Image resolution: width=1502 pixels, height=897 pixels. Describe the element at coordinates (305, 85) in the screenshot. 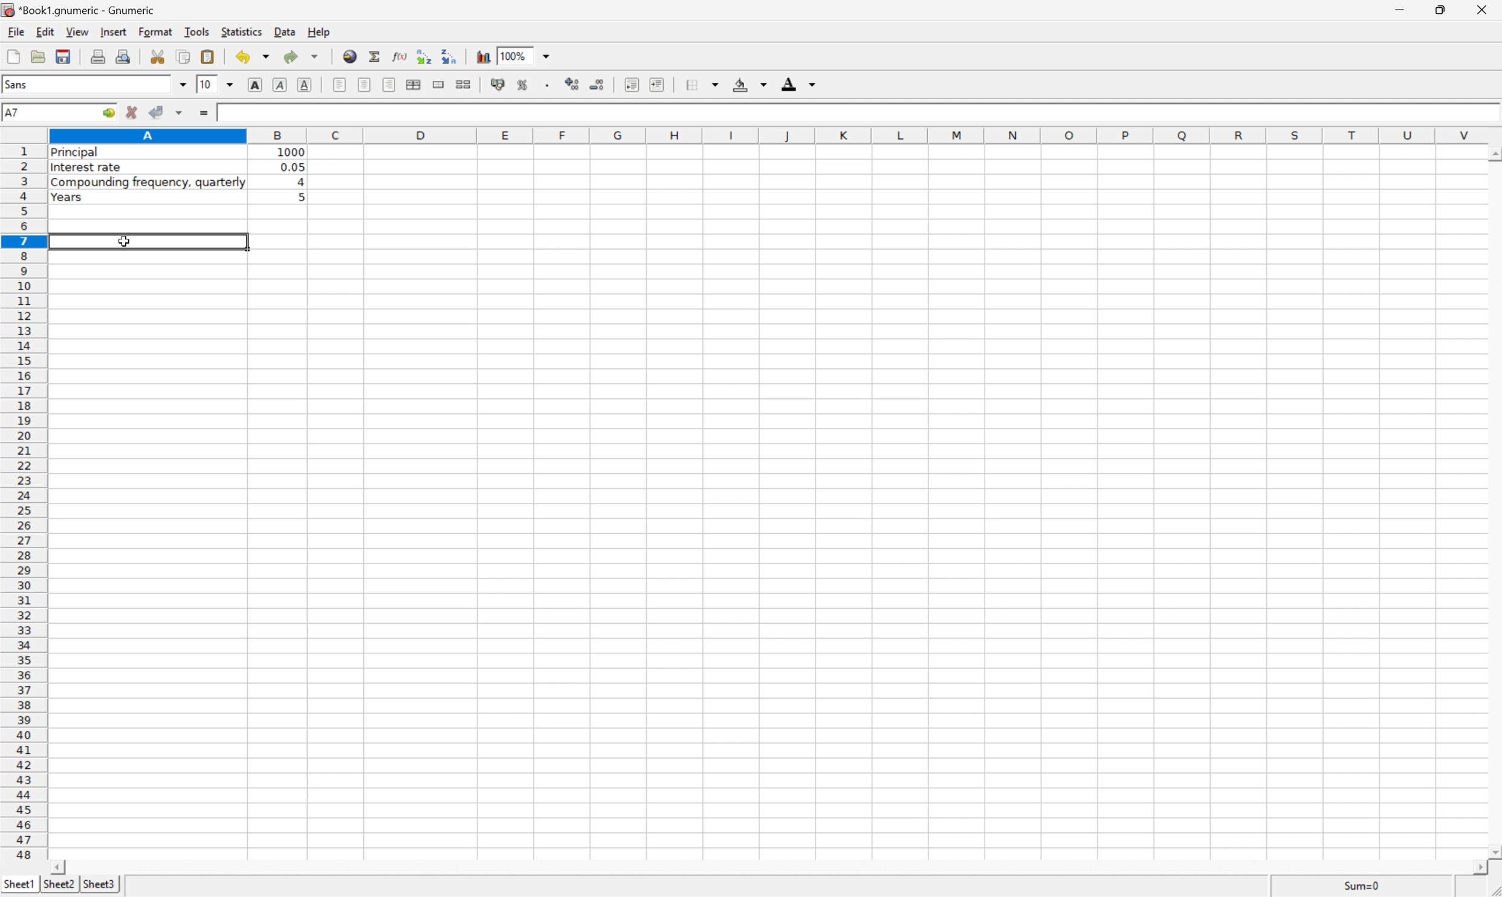

I see `underline` at that location.